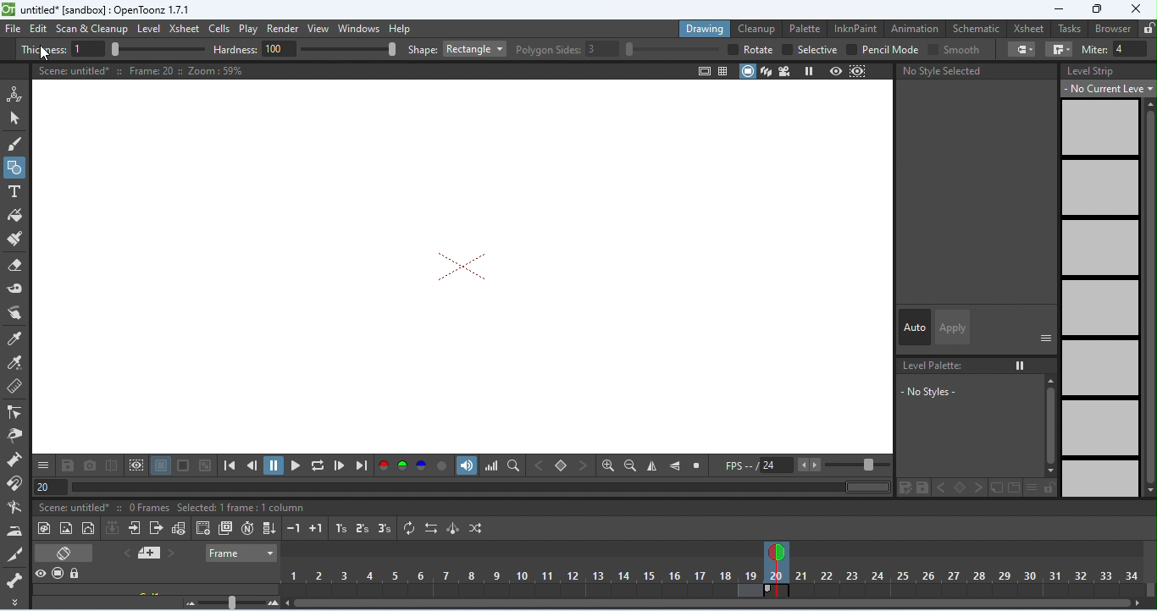 The image size is (1157, 611). What do you see at coordinates (1020, 366) in the screenshot?
I see `freeze` at bounding box center [1020, 366].